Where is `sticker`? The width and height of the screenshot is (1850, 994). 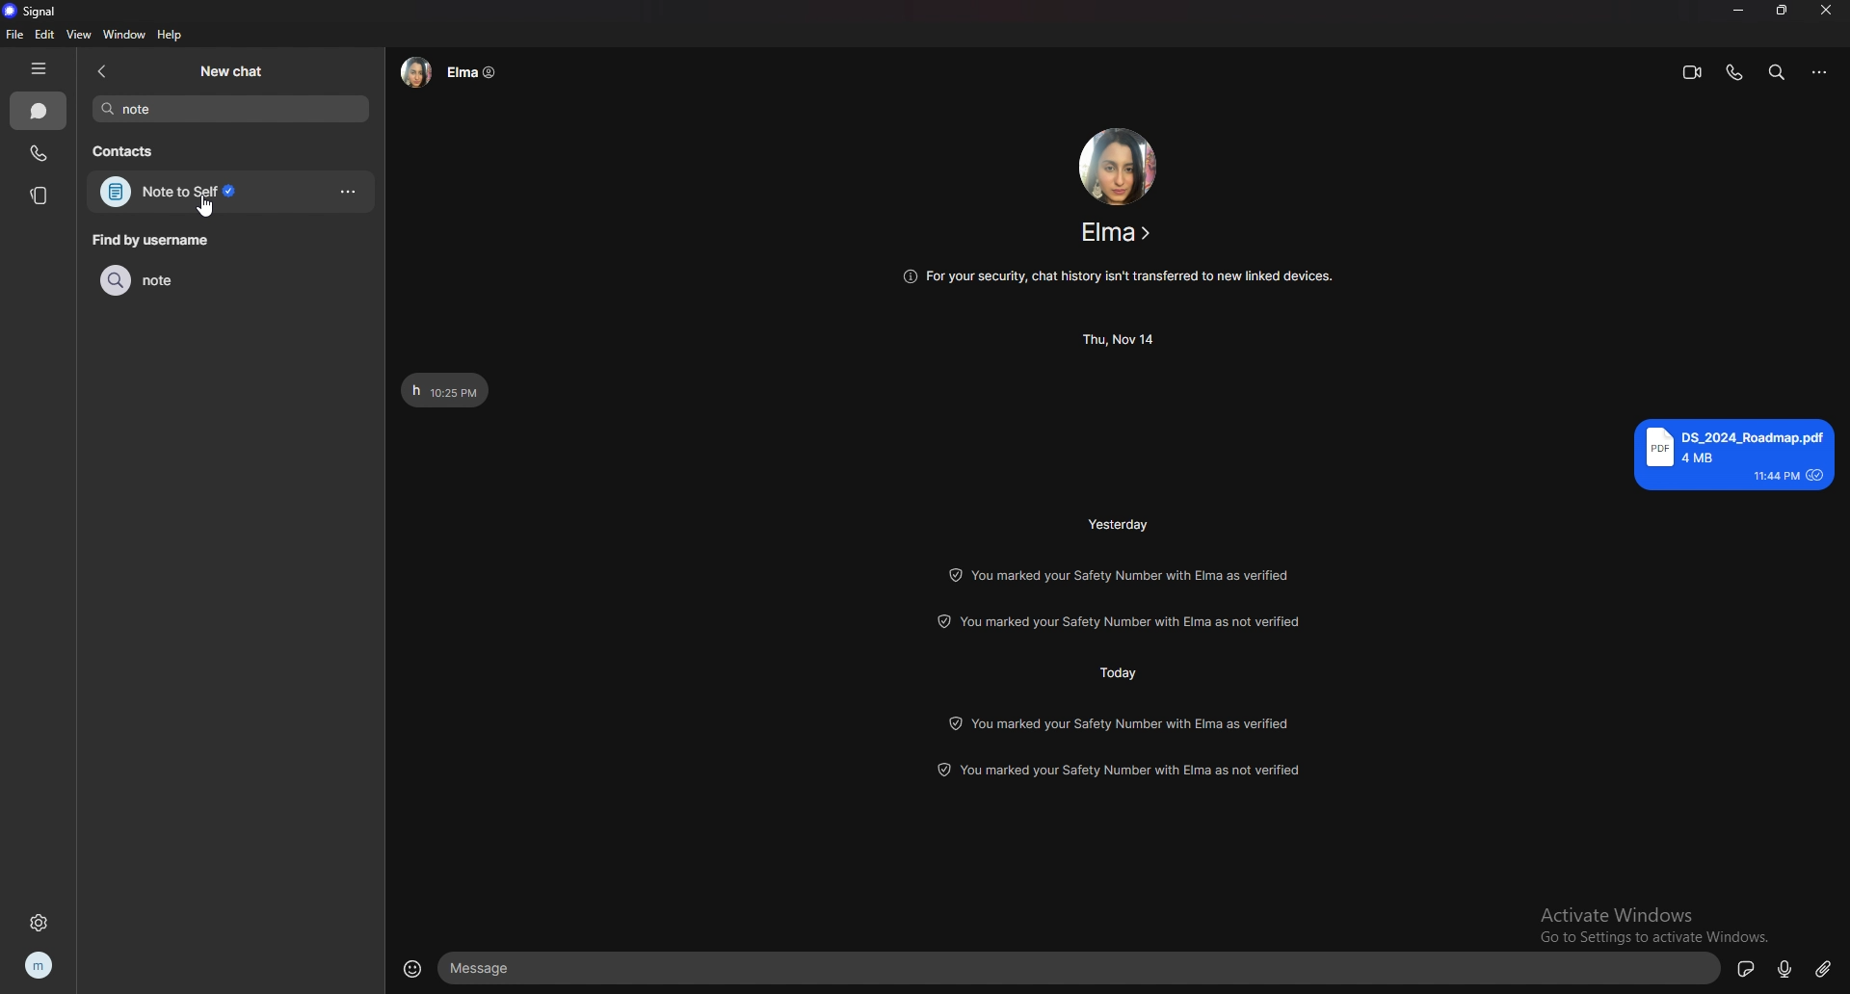 sticker is located at coordinates (1747, 968).